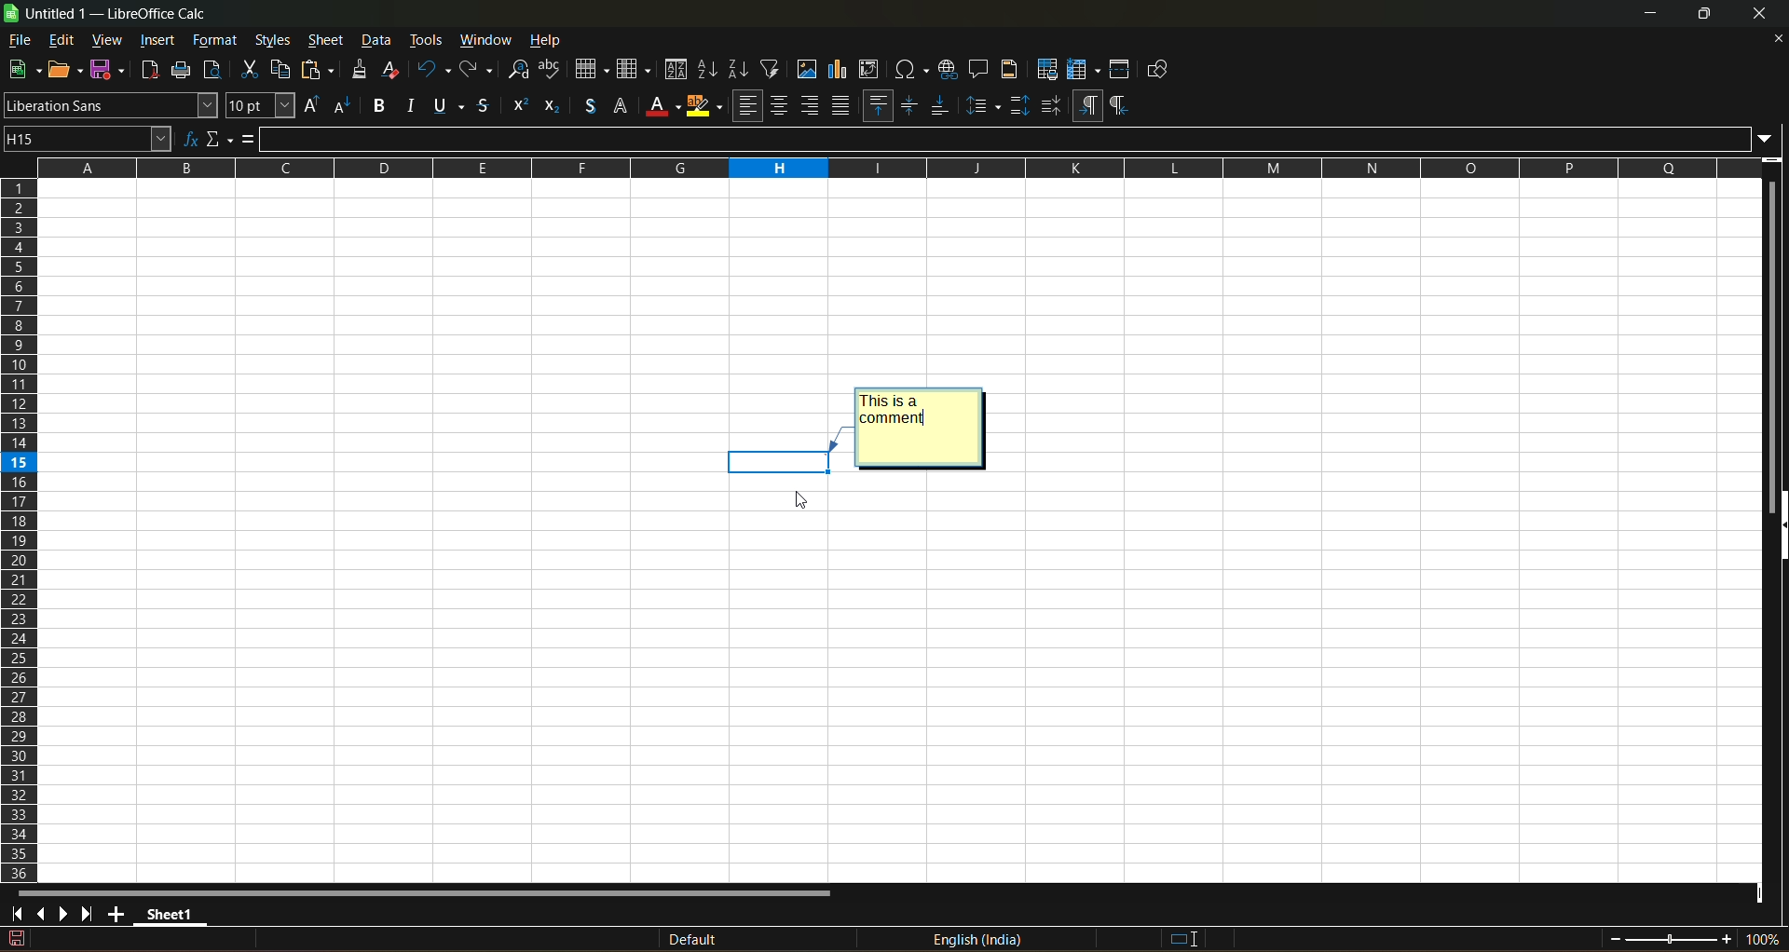  I want to click on italic, so click(350, 108).